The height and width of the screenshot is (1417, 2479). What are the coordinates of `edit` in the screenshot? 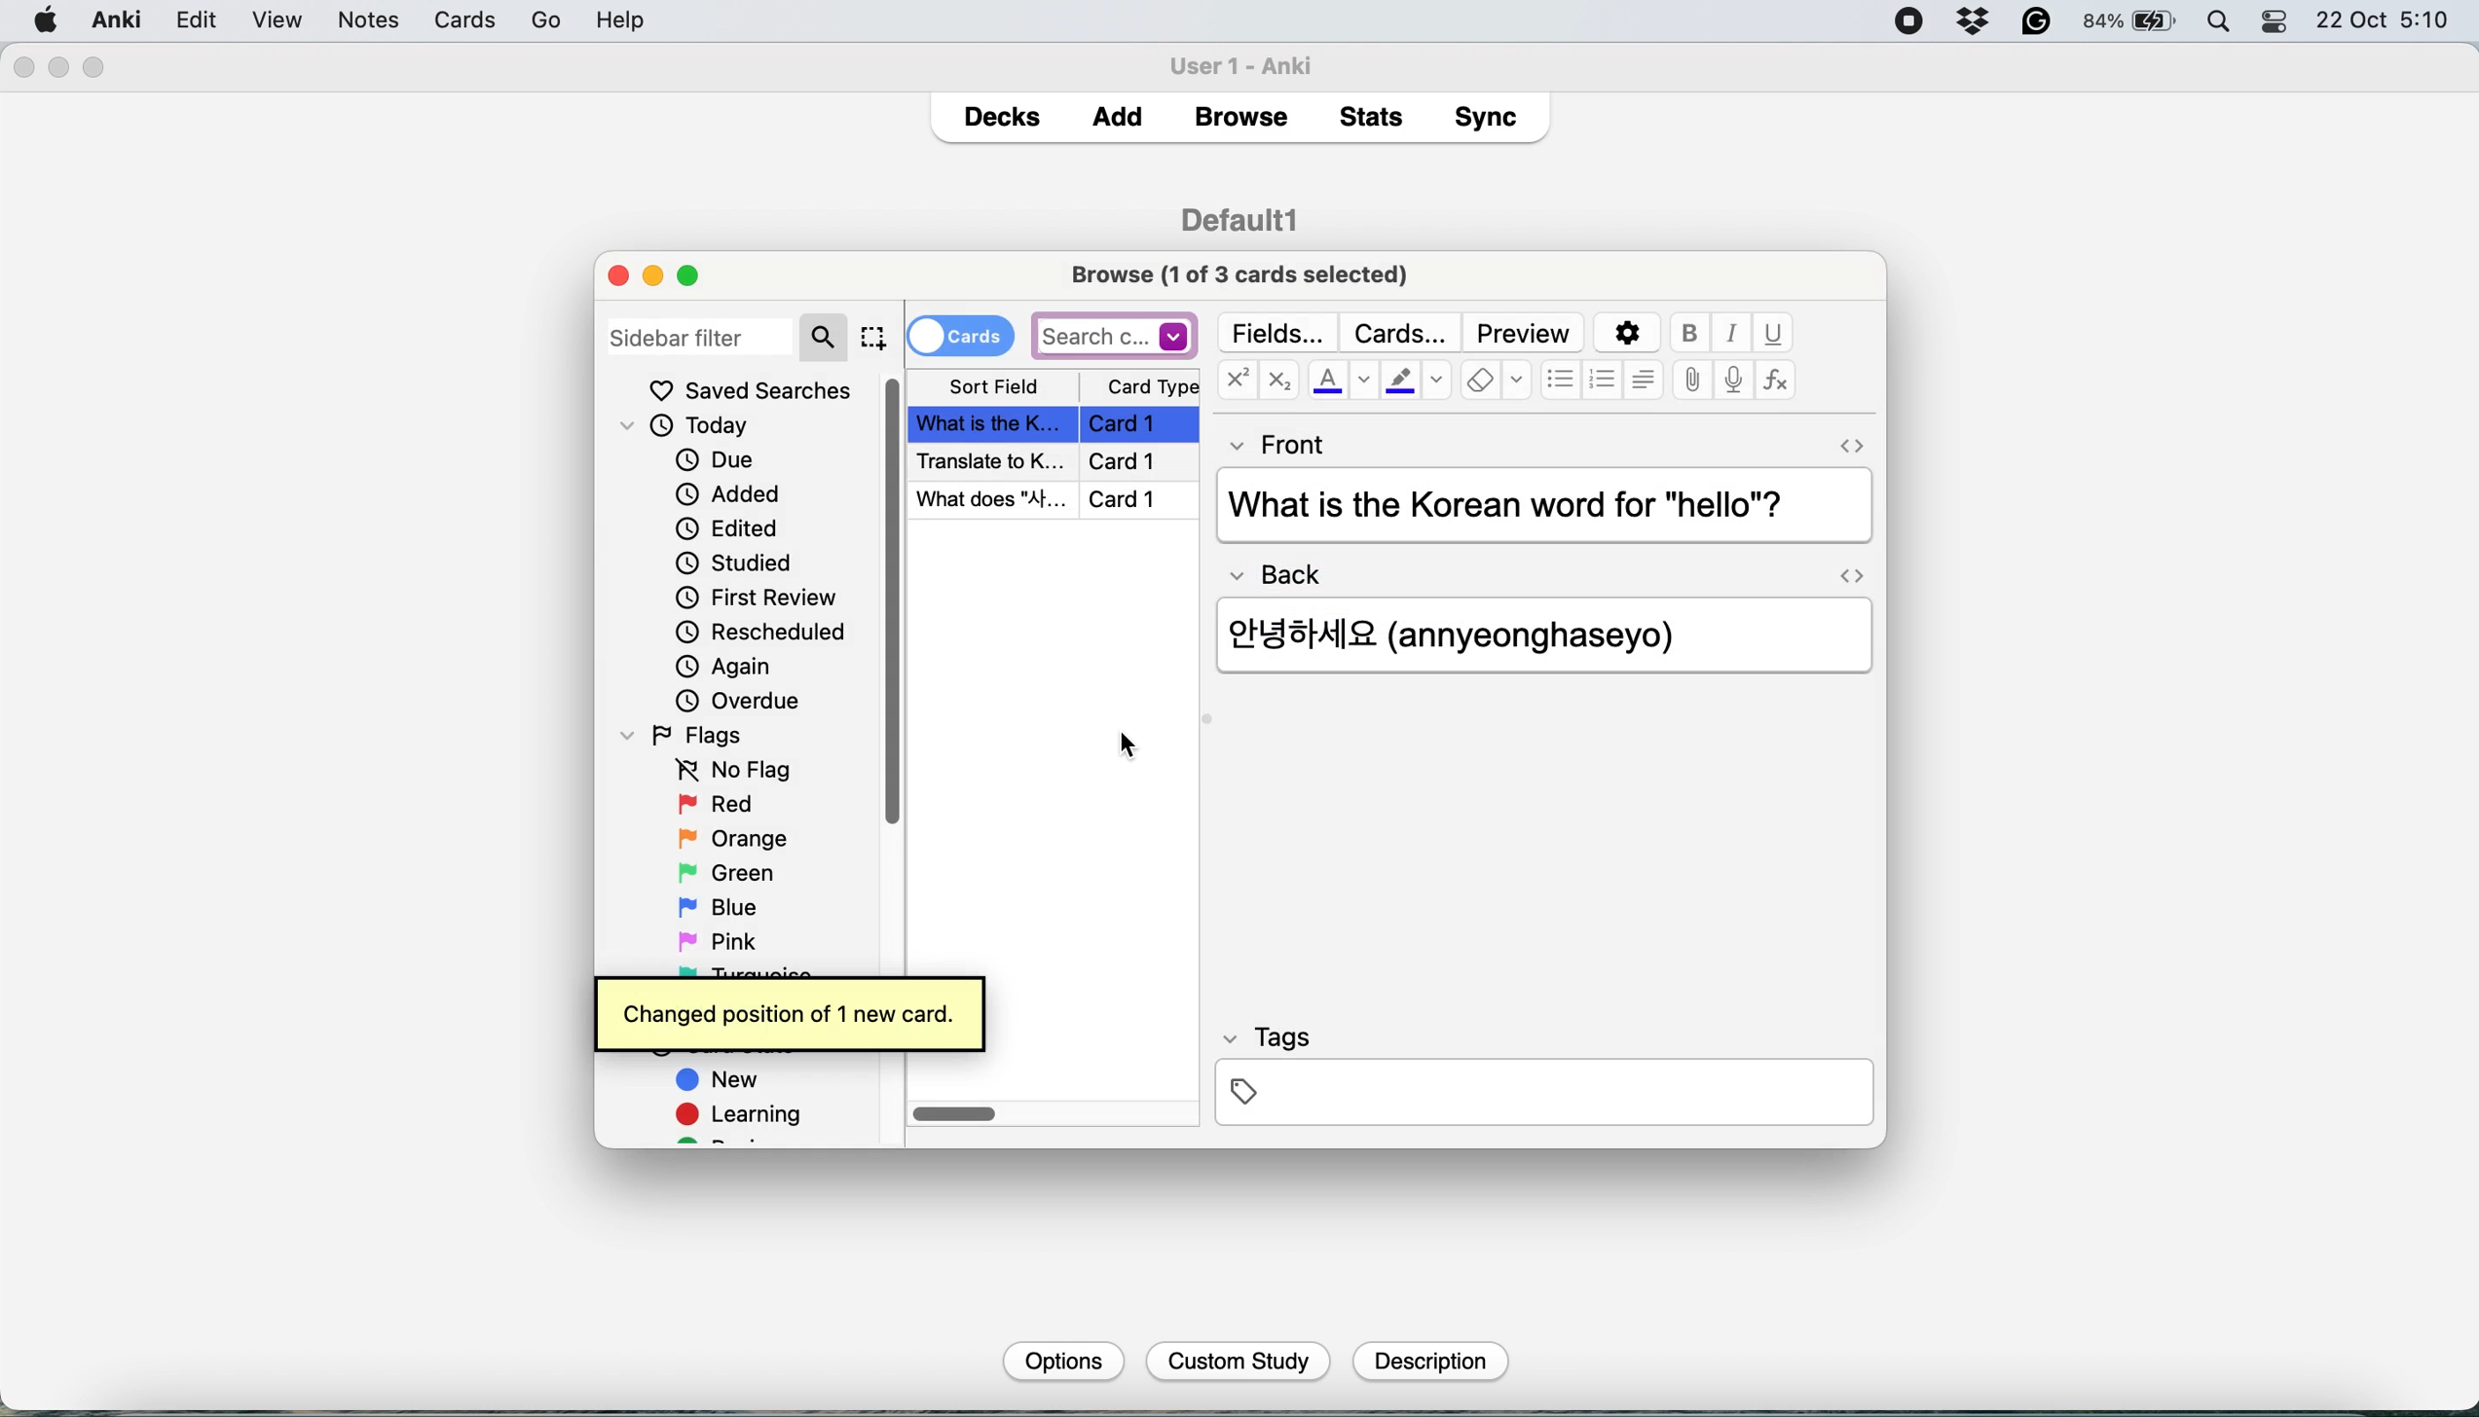 It's located at (277, 21).